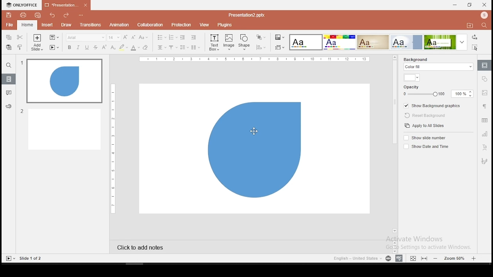  Describe the element at coordinates (10, 259) in the screenshot. I see `start slideshow` at that location.